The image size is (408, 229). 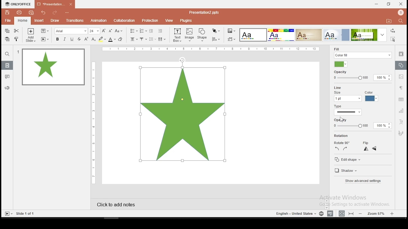 I want to click on presentation2.pptx, so click(x=203, y=13).